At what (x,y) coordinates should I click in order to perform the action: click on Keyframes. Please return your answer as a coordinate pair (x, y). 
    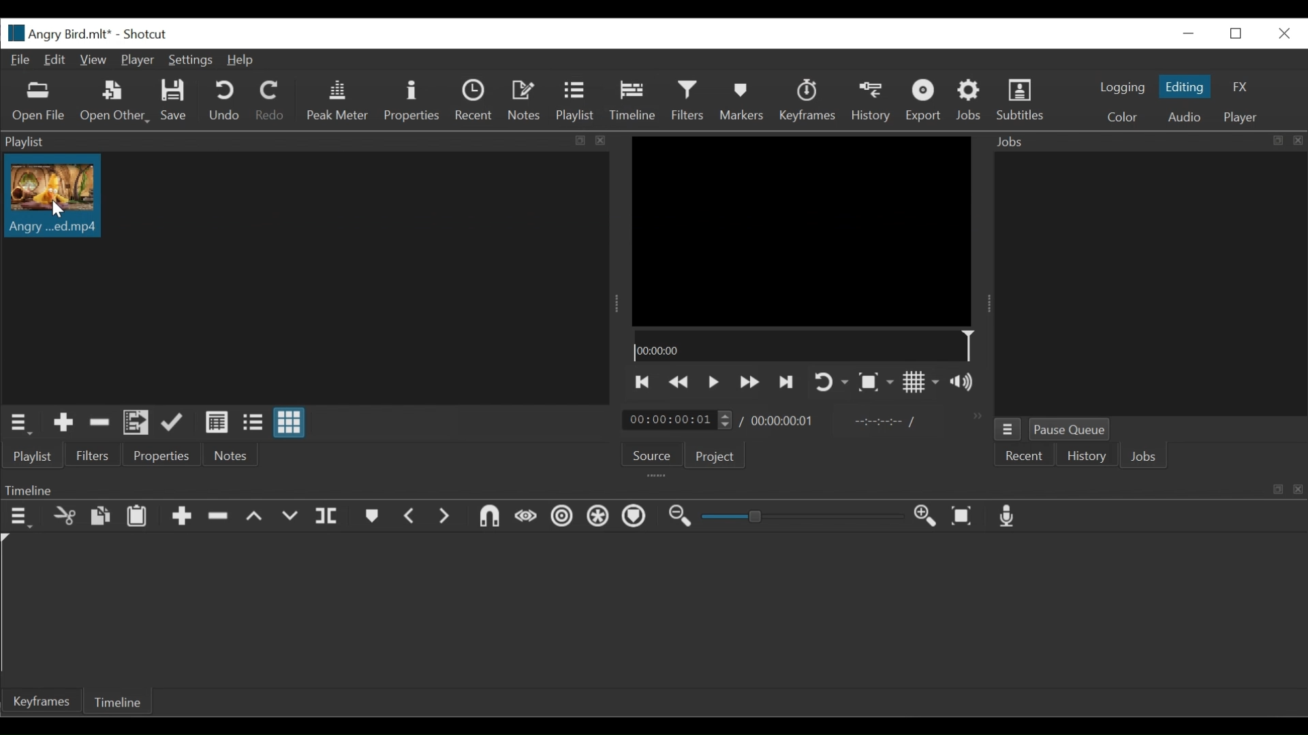
    Looking at the image, I should click on (808, 101).